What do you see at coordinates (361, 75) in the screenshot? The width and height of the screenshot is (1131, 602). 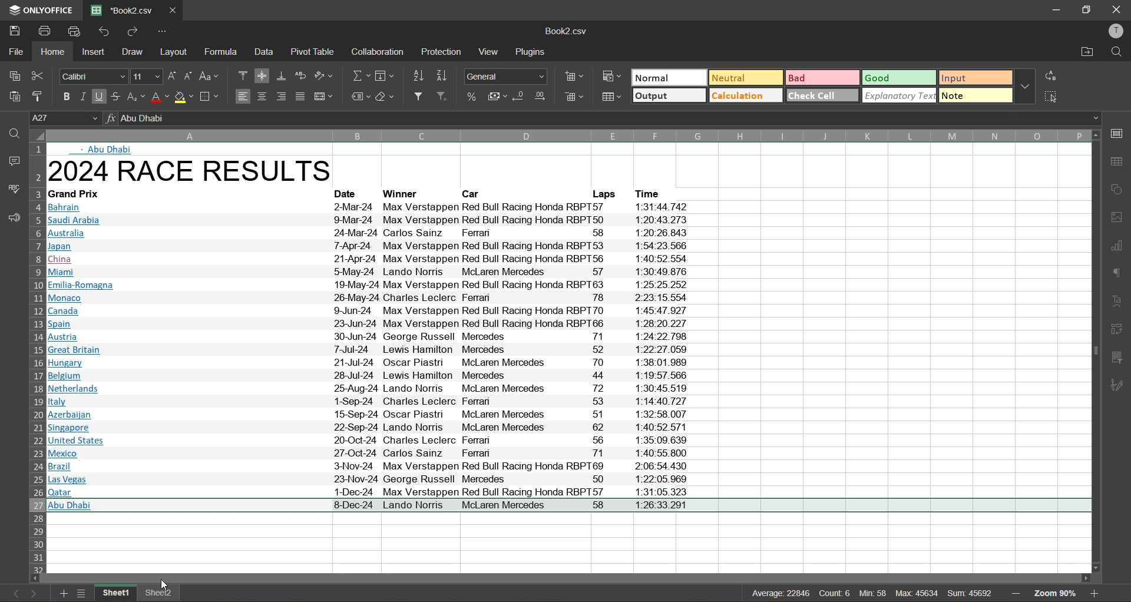 I see `summation` at bounding box center [361, 75].